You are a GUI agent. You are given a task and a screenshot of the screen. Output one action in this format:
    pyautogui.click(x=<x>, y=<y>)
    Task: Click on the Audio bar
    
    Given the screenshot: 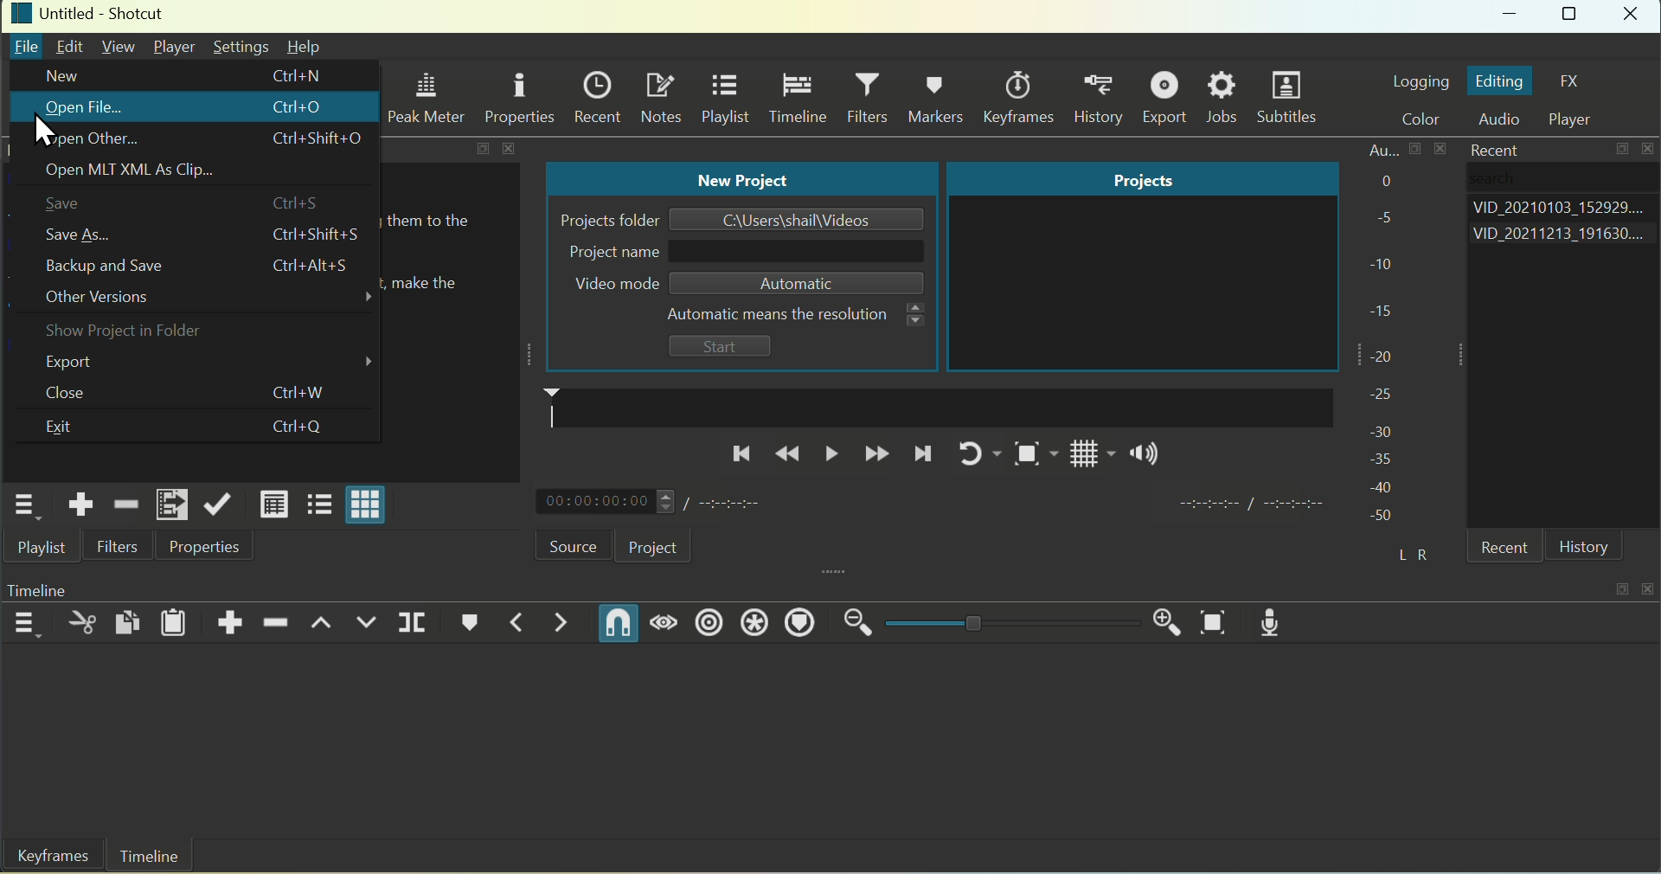 What is the action you would take?
    pyautogui.click(x=1382, y=331)
    